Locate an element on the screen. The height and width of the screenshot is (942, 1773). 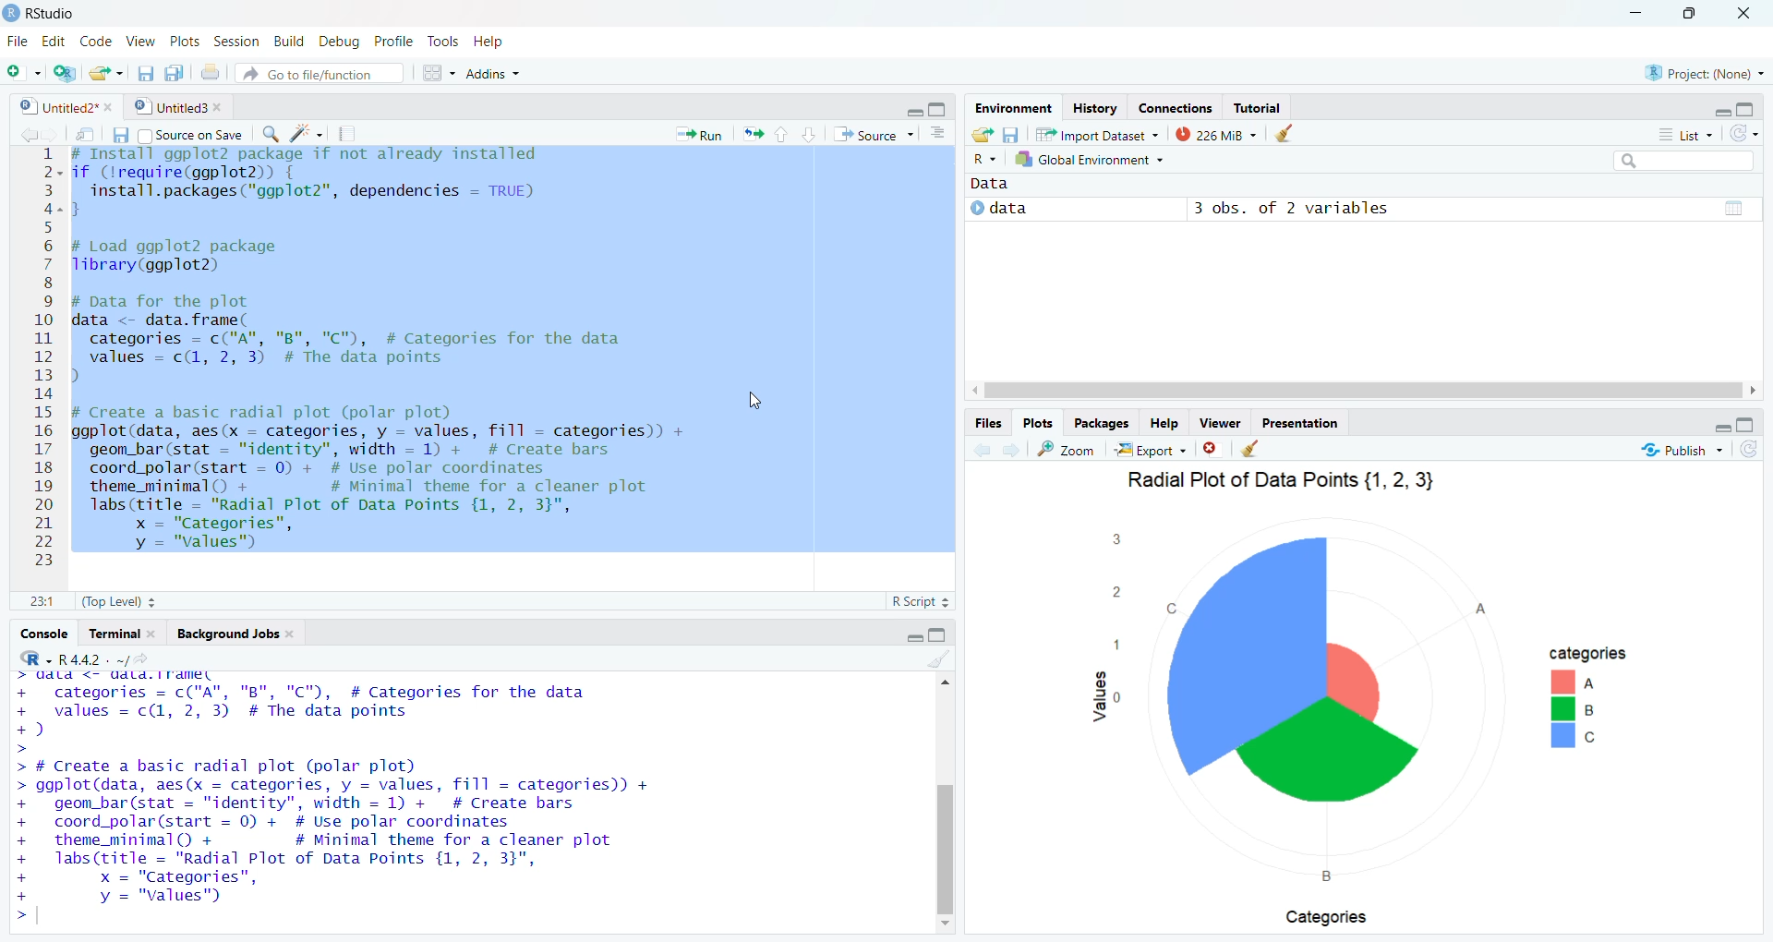
down is located at coordinates (811, 133).